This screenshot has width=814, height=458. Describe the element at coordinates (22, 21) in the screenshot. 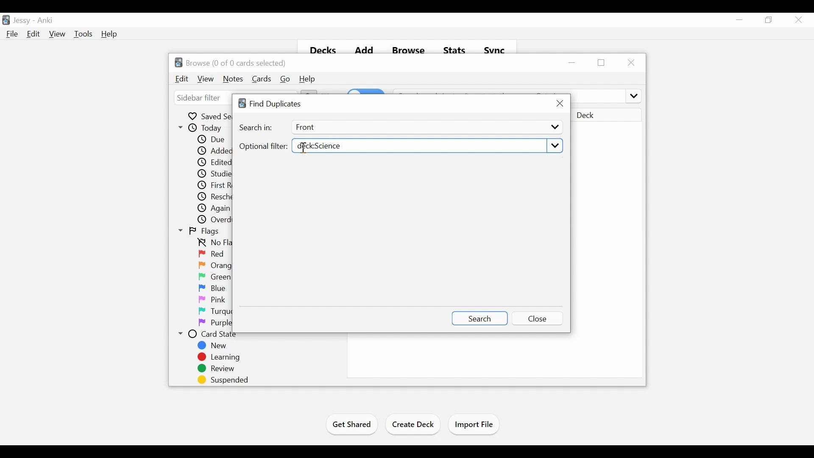

I see `User Profile` at that location.